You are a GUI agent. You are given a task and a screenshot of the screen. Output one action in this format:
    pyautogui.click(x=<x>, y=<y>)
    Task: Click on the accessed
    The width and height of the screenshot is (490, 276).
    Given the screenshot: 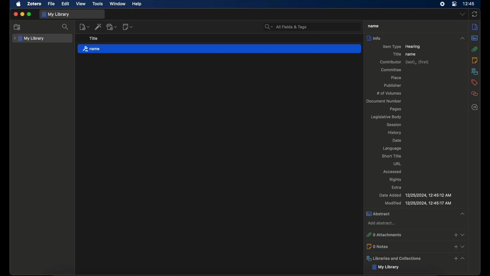 What is the action you would take?
    pyautogui.click(x=392, y=172)
    